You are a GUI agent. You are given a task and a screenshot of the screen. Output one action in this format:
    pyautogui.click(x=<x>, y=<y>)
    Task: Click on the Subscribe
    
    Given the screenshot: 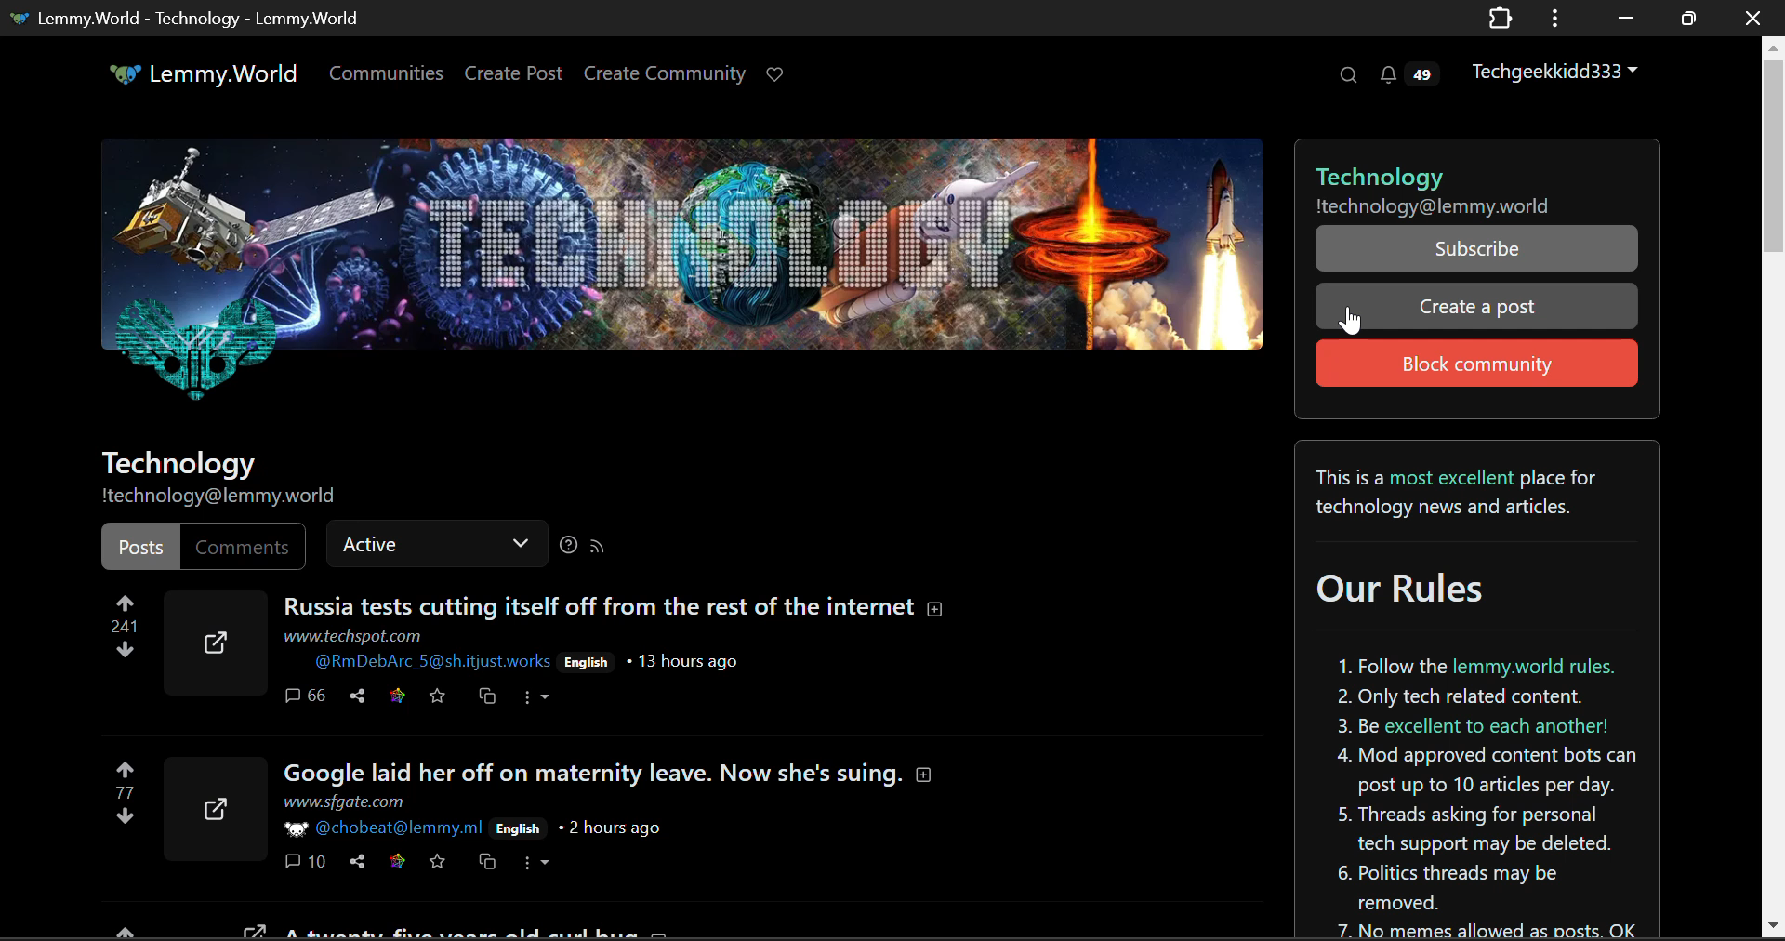 What is the action you would take?
    pyautogui.click(x=1476, y=248)
    